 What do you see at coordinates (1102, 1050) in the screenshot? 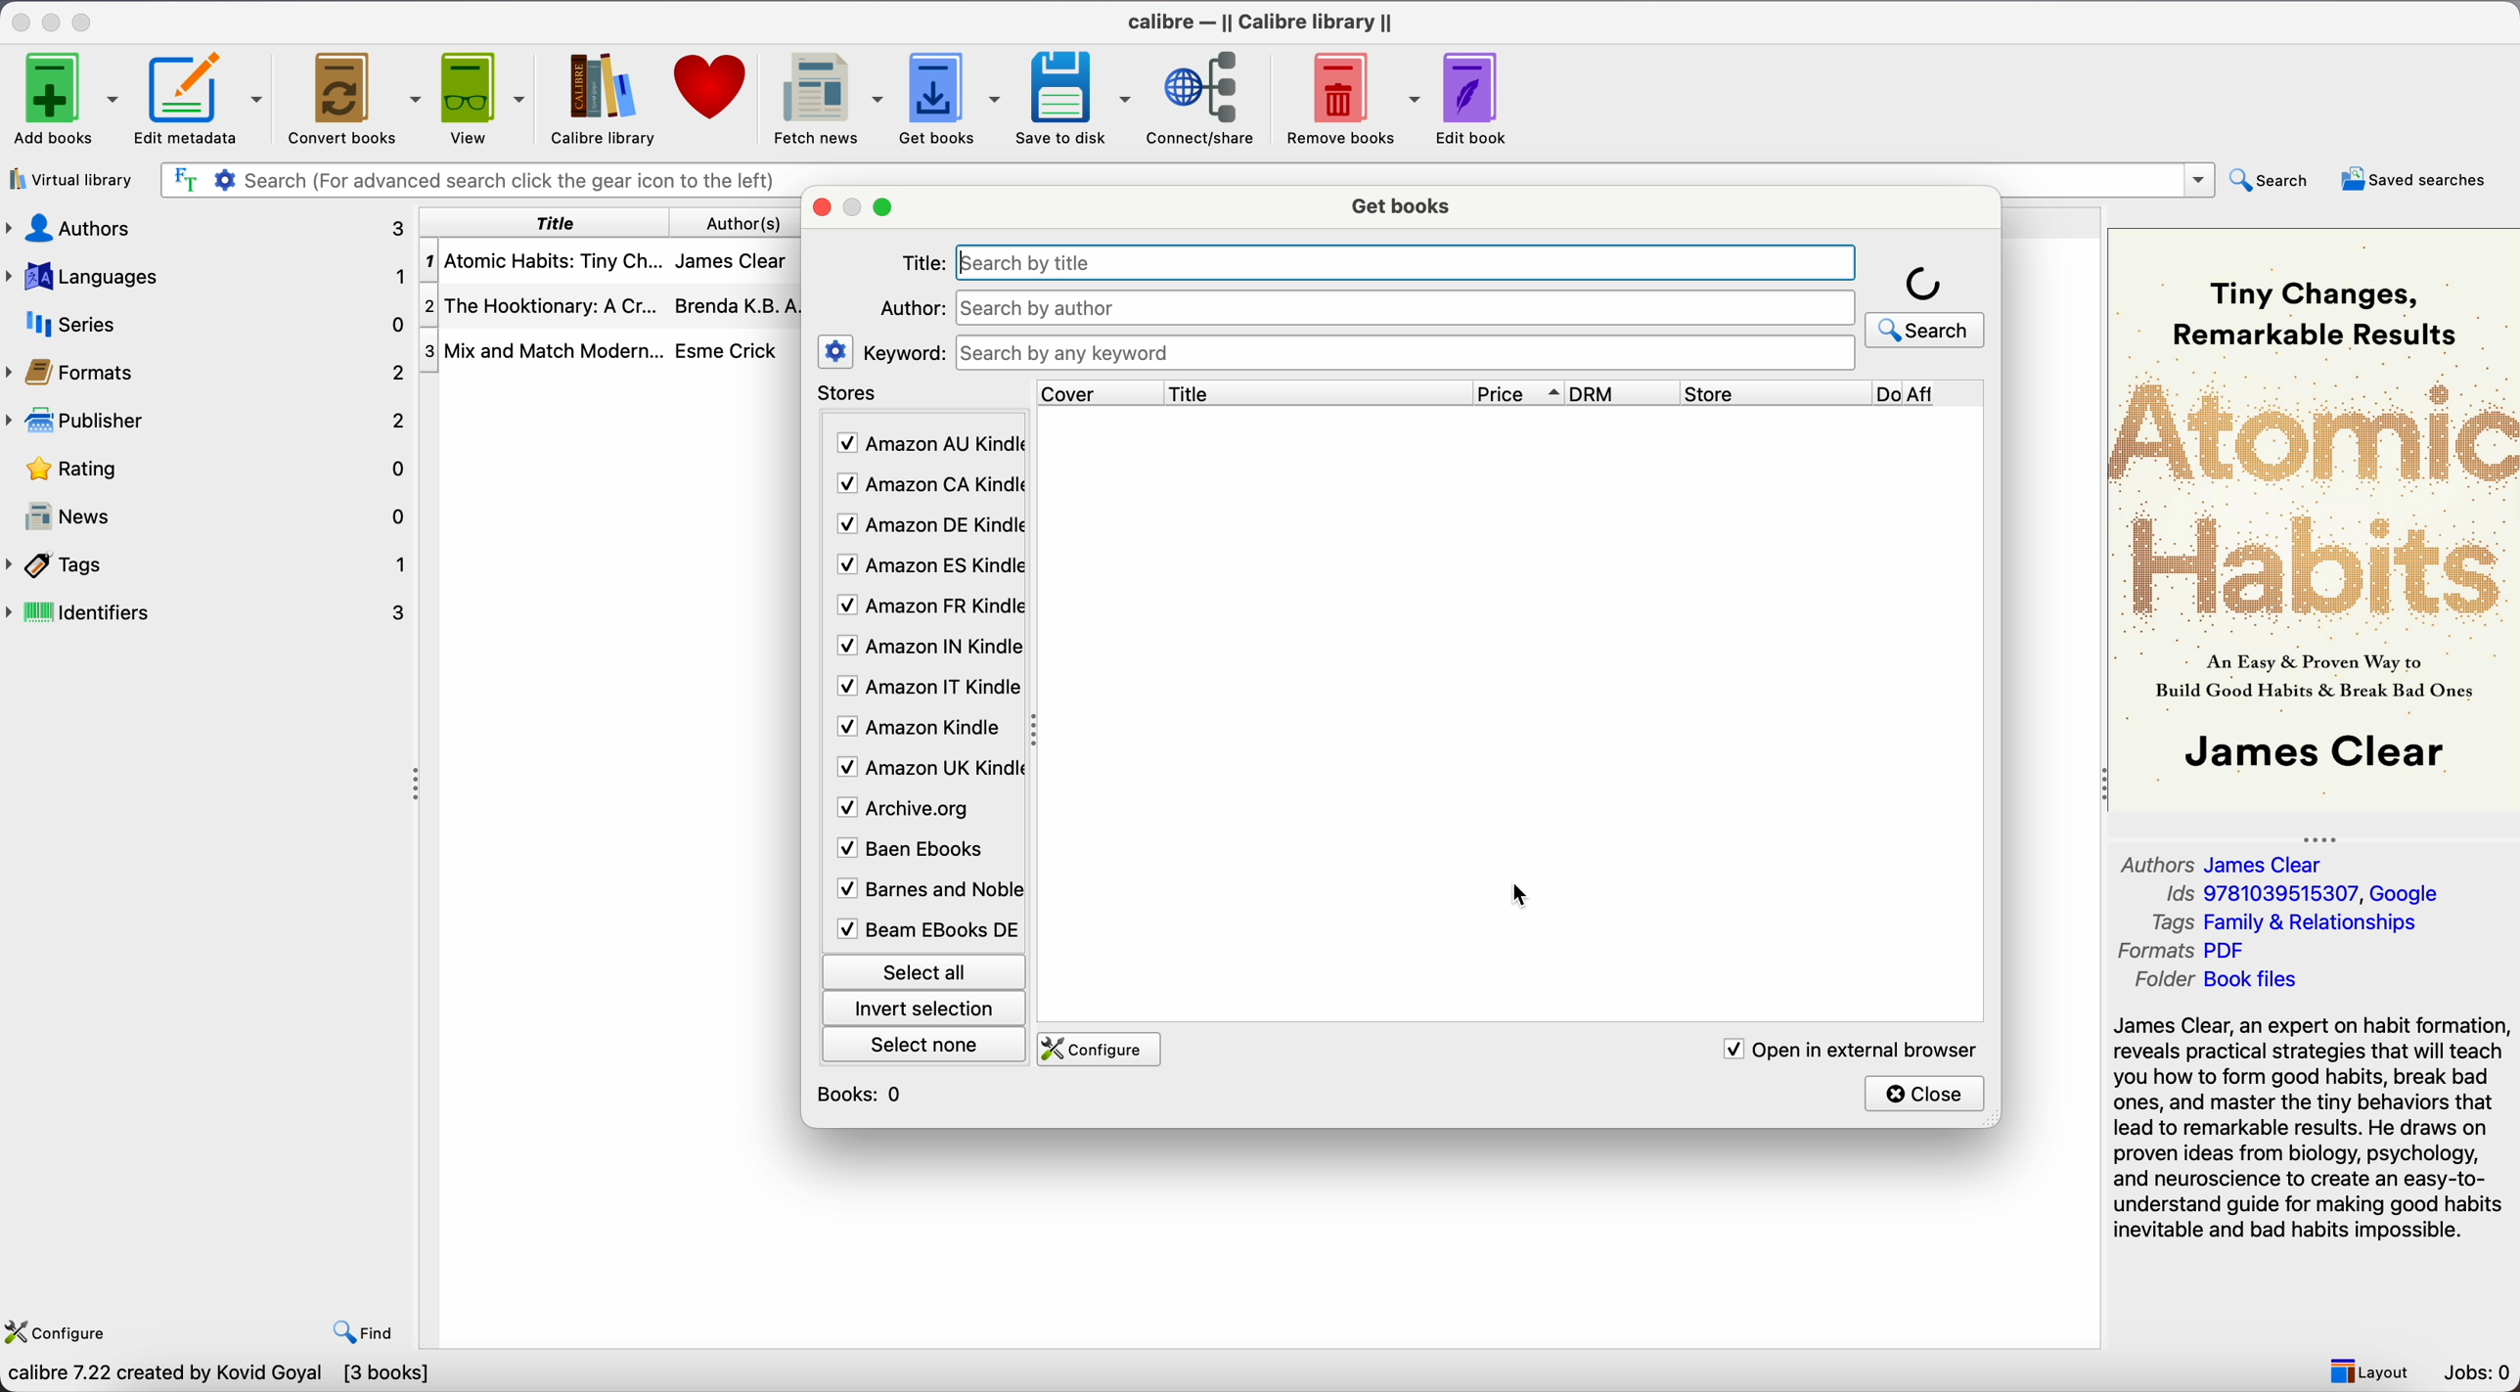
I see `configure` at bounding box center [1102, 1050].